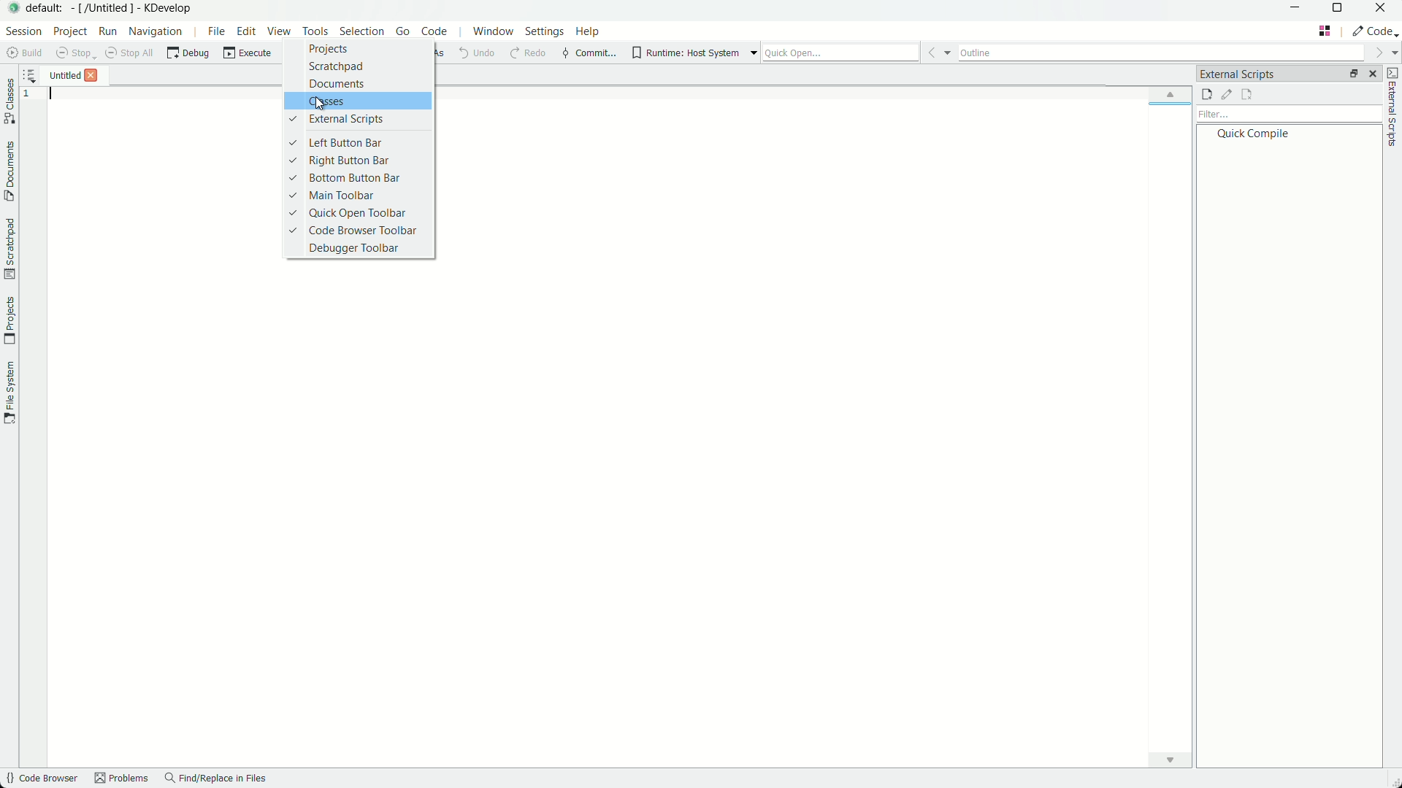  What do you see at coordinates (544, 31) in the screenshot?
I see `settings` at bounding box center [544, 31].